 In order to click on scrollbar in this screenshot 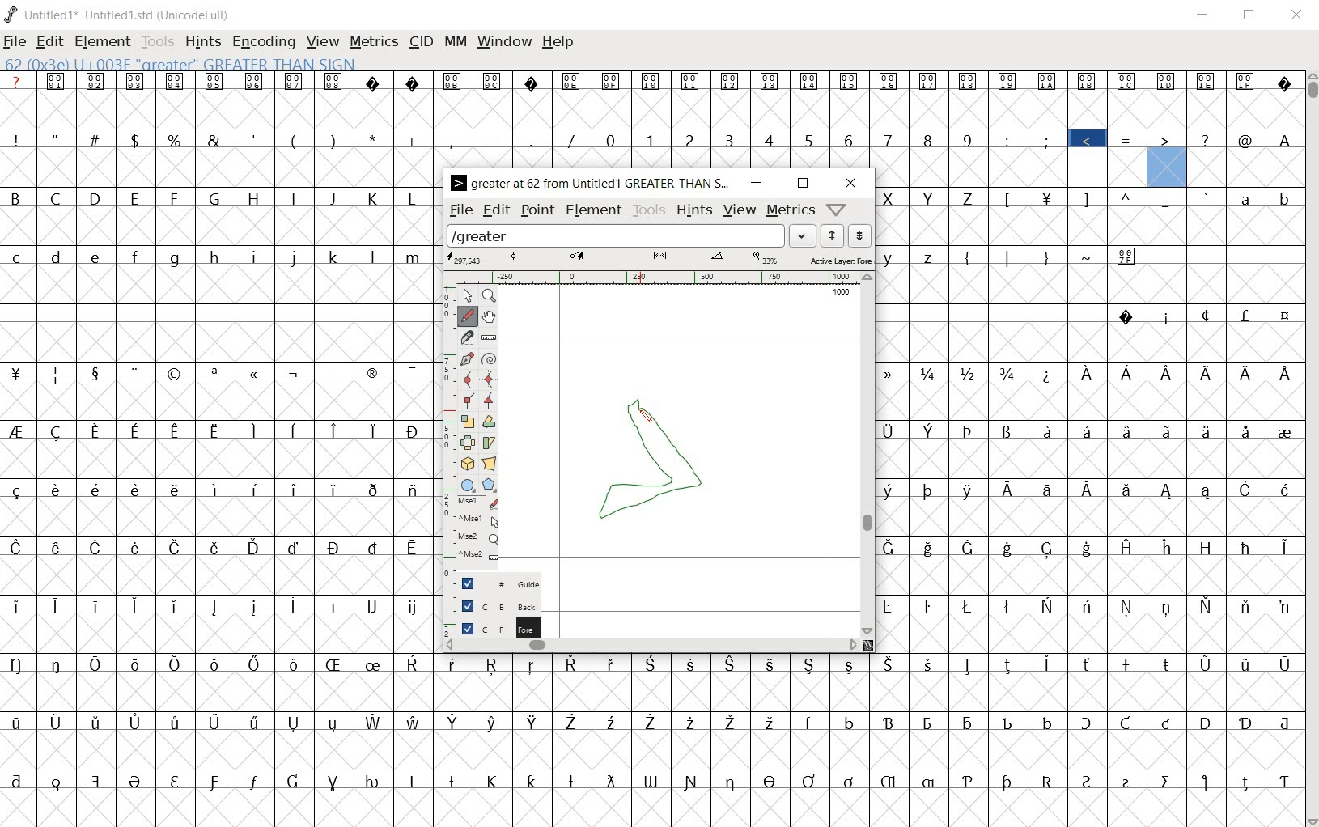, I will do `click(1311, 449)`.